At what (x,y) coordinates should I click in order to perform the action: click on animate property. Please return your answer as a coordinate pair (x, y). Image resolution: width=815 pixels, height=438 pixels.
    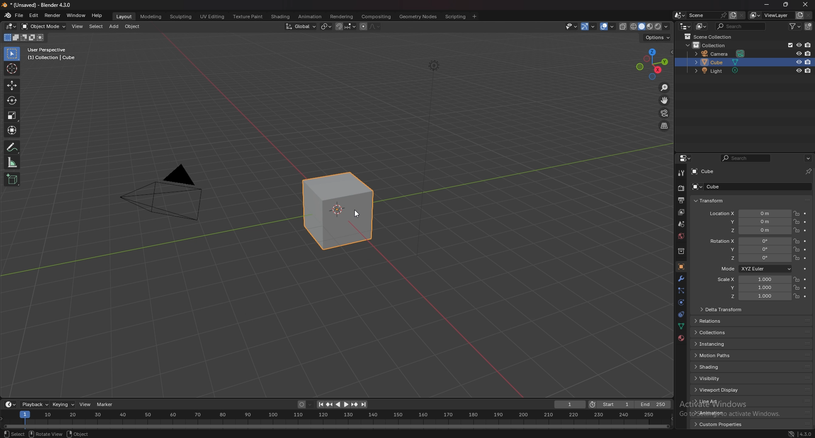
    Looking at the image, I should click on (805, 269).